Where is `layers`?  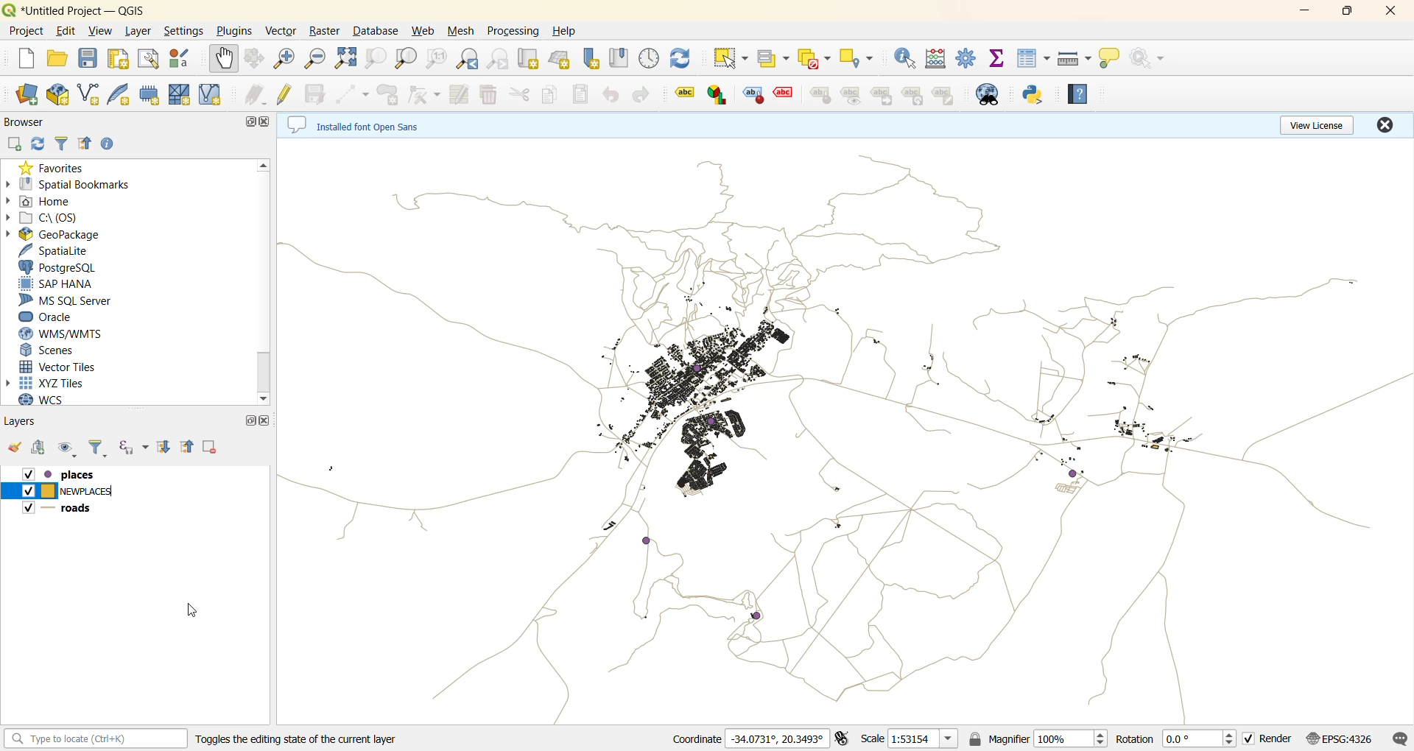
layers is located at coordinates (845, 429).